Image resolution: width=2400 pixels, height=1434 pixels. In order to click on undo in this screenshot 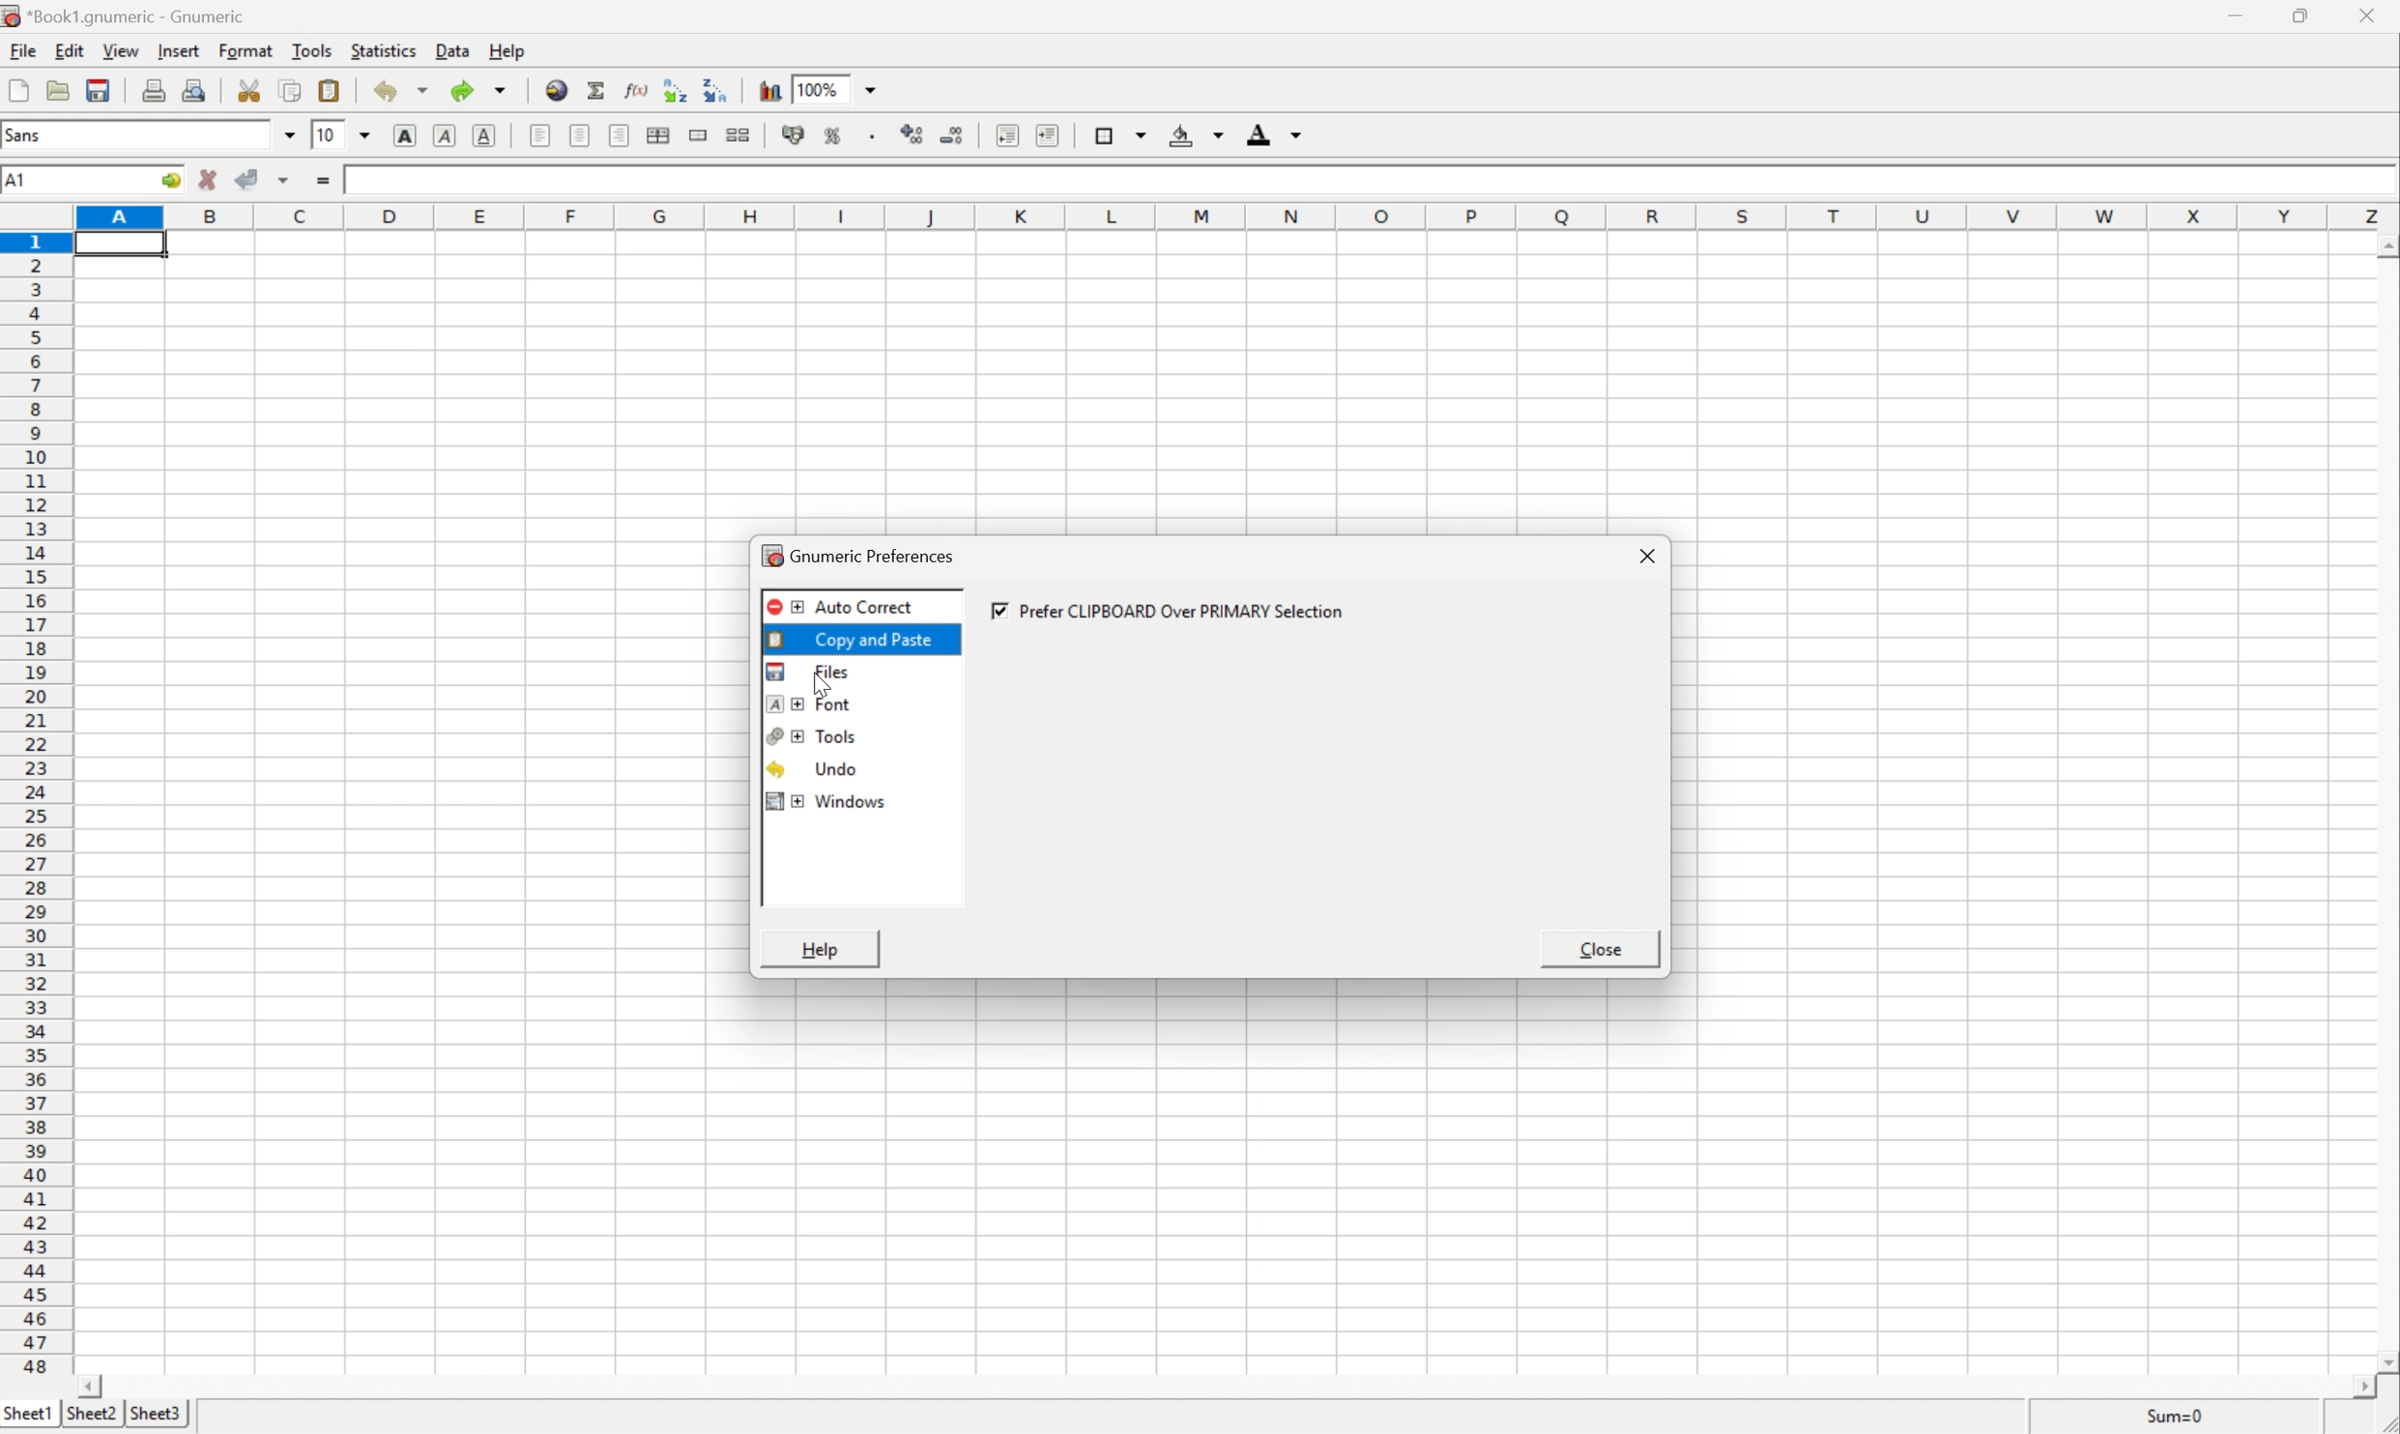, I will do `click(820, 771)`.